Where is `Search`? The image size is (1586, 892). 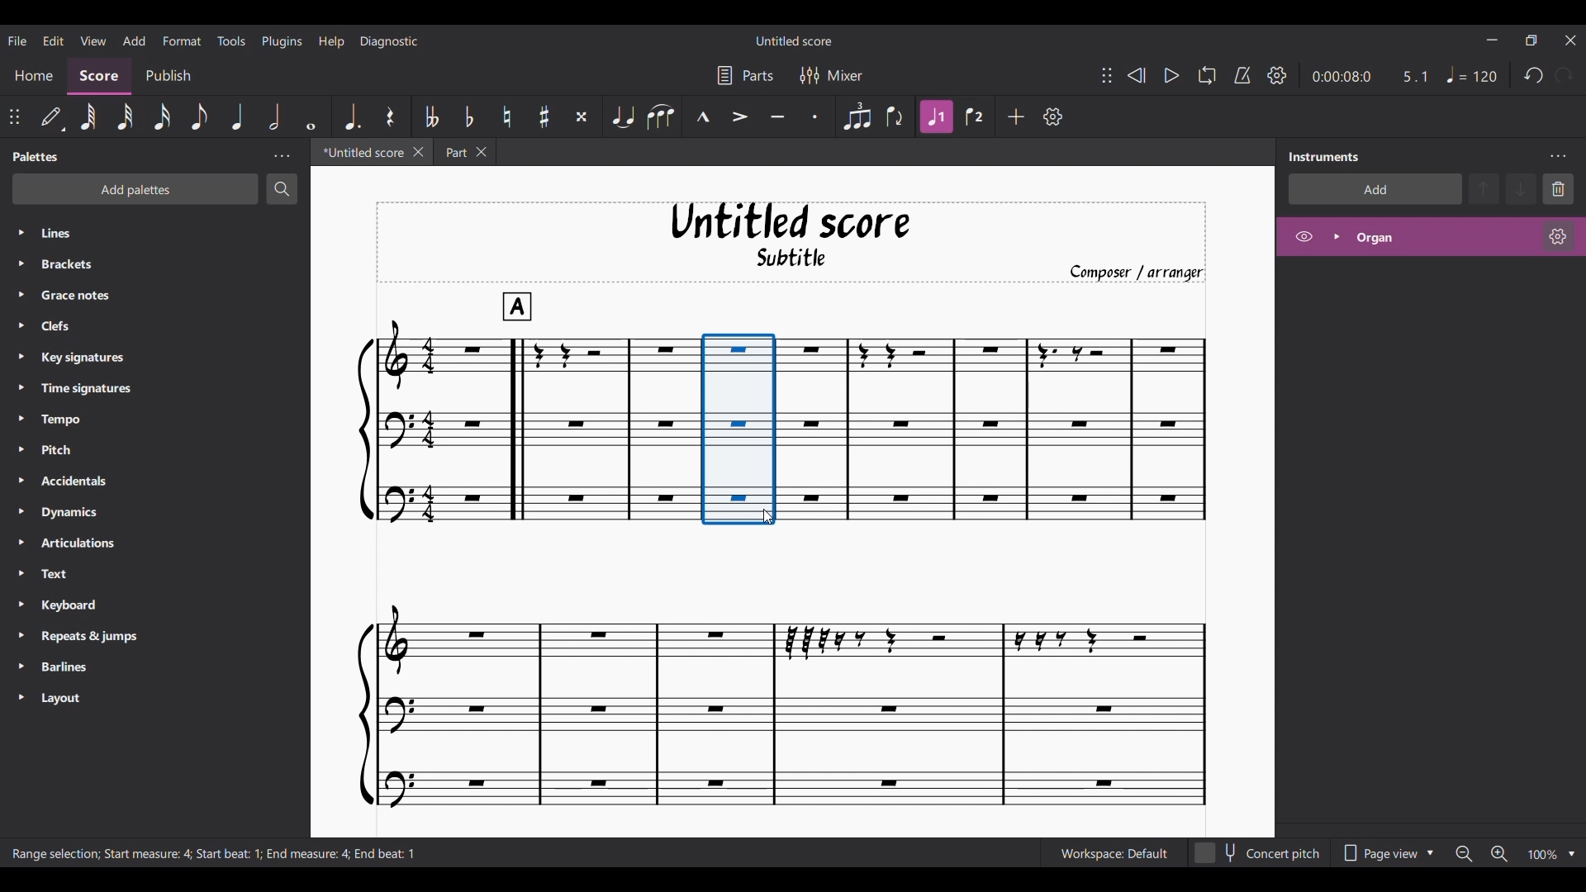
Search is located at coordinates (282, 190).